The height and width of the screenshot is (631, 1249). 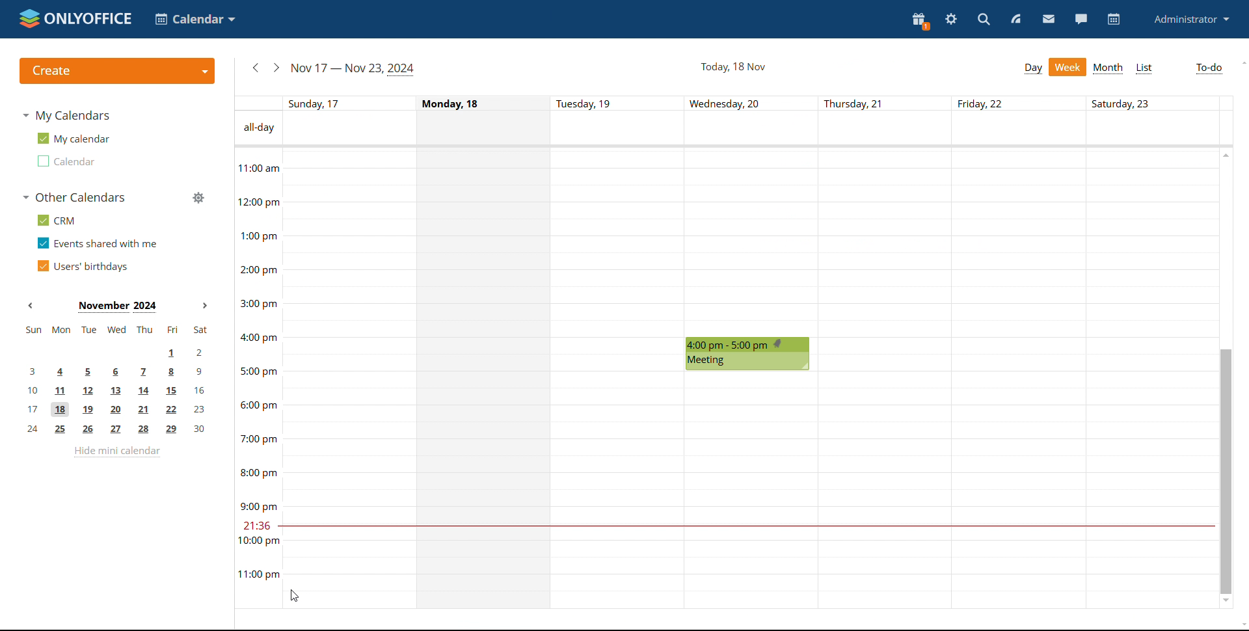 I want to click on wednesday, so click(x=751, y=241).